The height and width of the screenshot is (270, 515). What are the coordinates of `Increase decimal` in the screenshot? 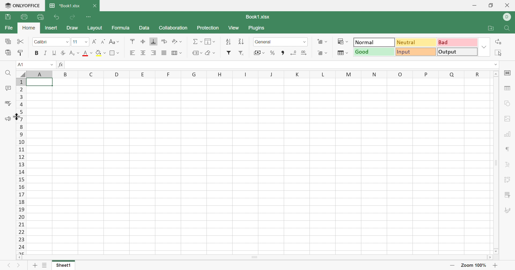 It's located at (304, 53).